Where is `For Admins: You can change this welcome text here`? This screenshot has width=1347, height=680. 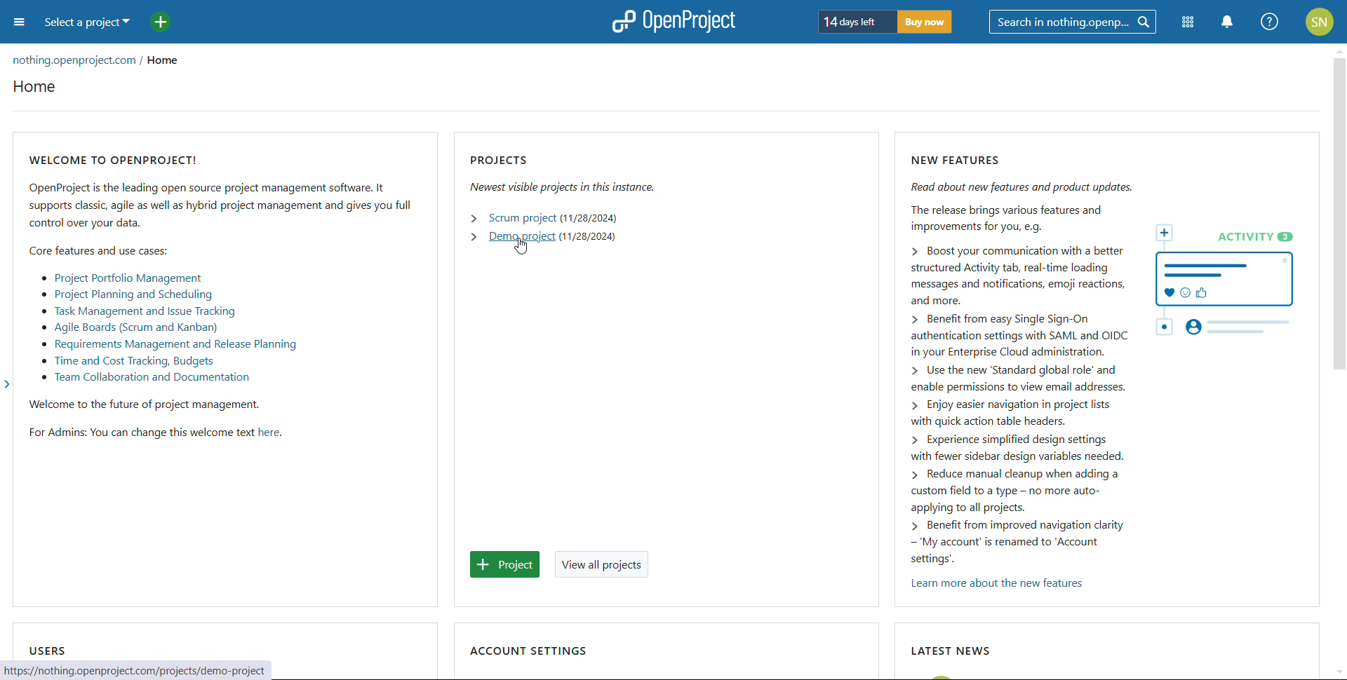
For Admins: You can change this welcome text here is located at coordinates (154, 435).